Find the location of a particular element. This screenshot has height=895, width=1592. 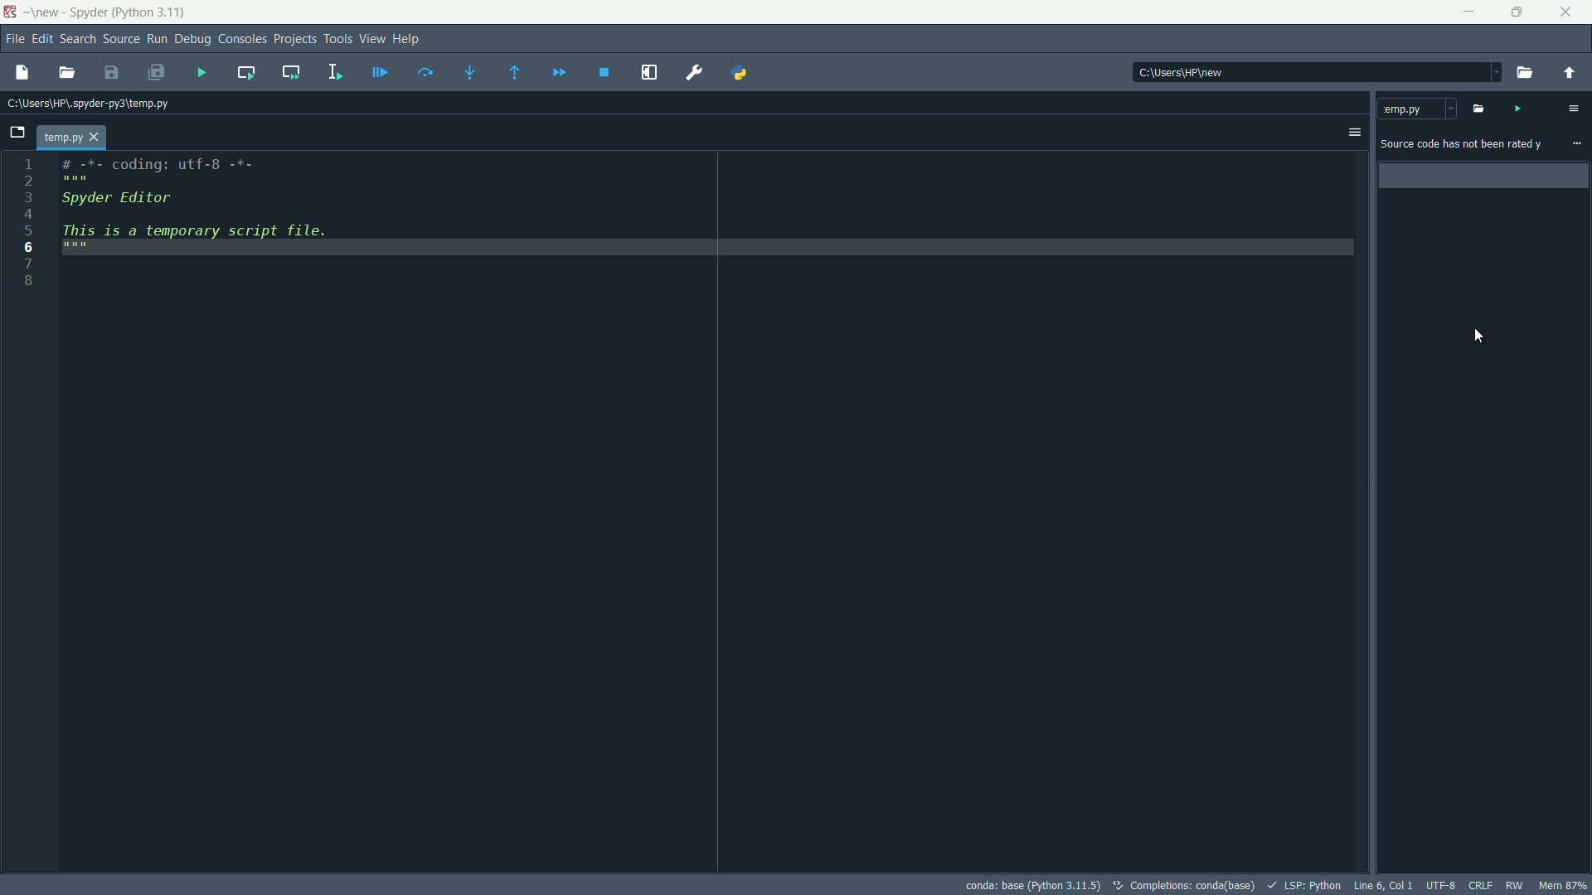

consoles menu is located at coordinates (240, 41).